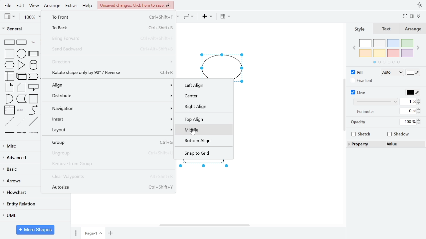 The image size is (426, 239). Describe the element at coordinates (20, 158) in the screenshot. I see `advanced` at that location.